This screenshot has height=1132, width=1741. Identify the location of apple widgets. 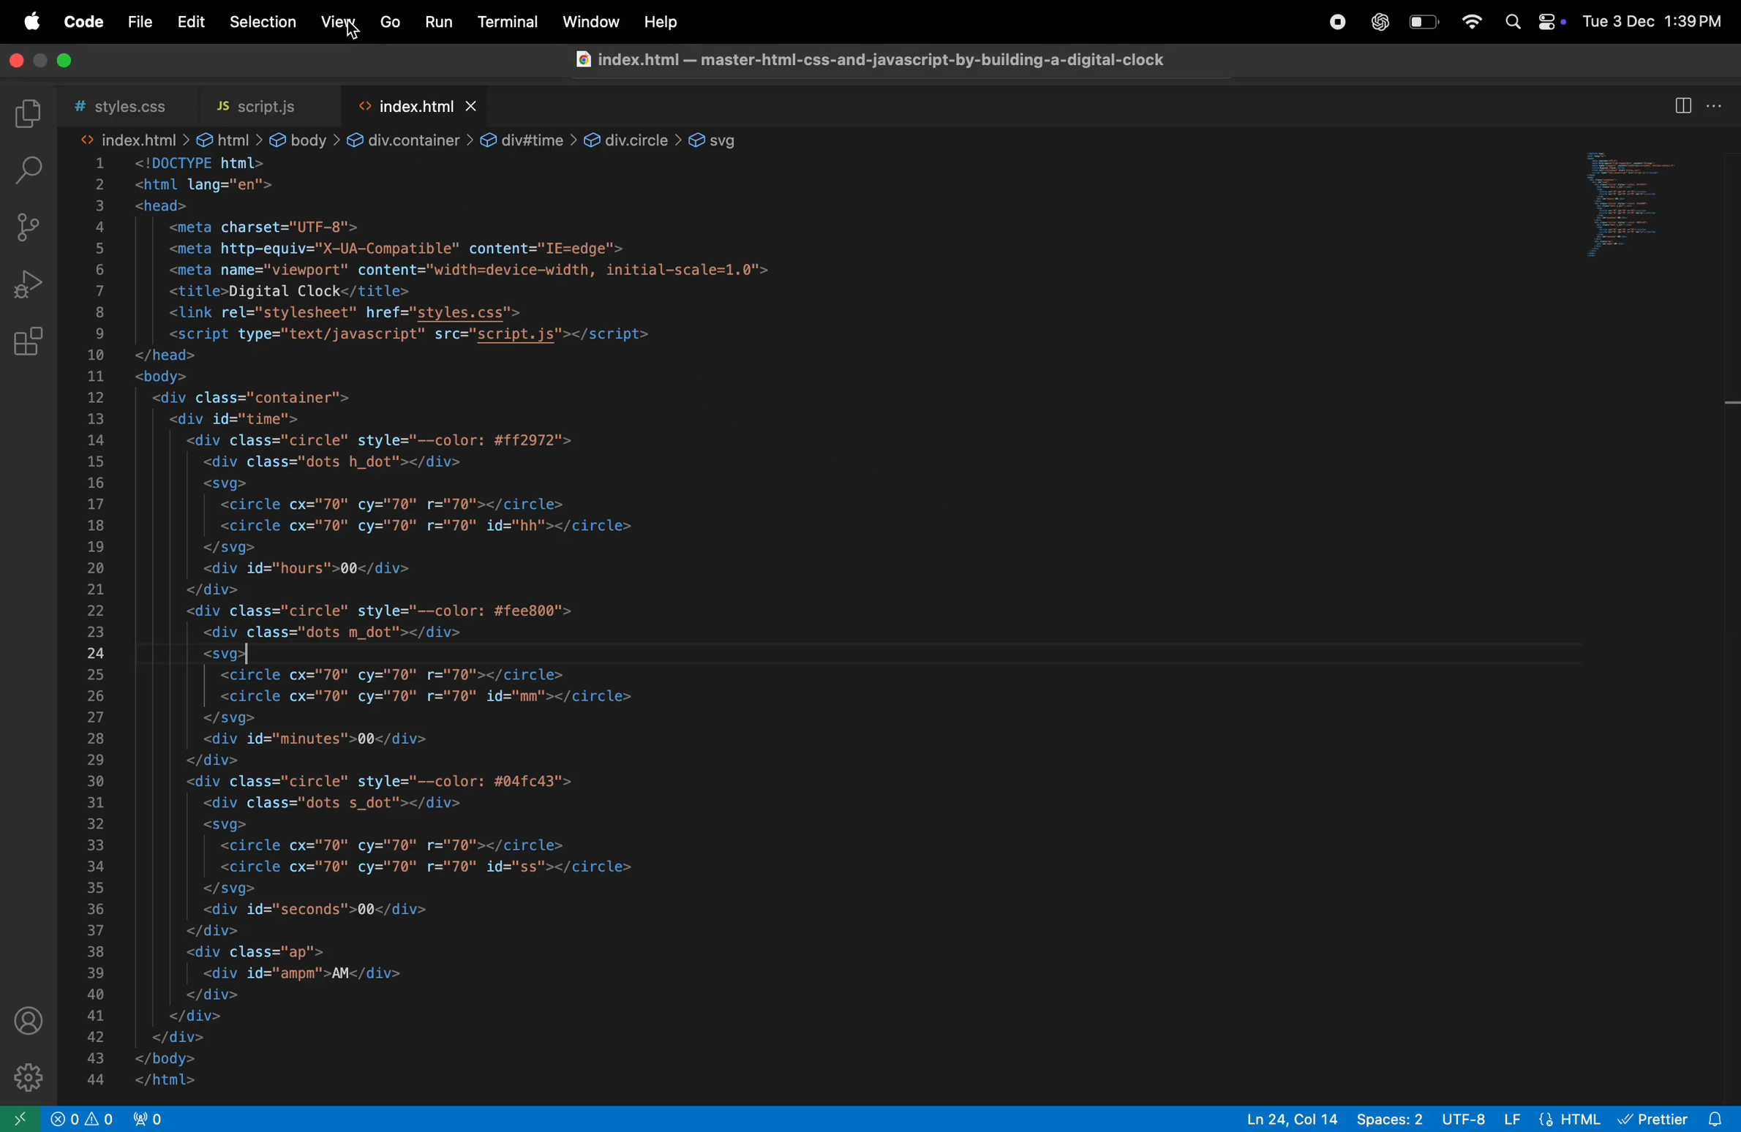
(1531, 20).